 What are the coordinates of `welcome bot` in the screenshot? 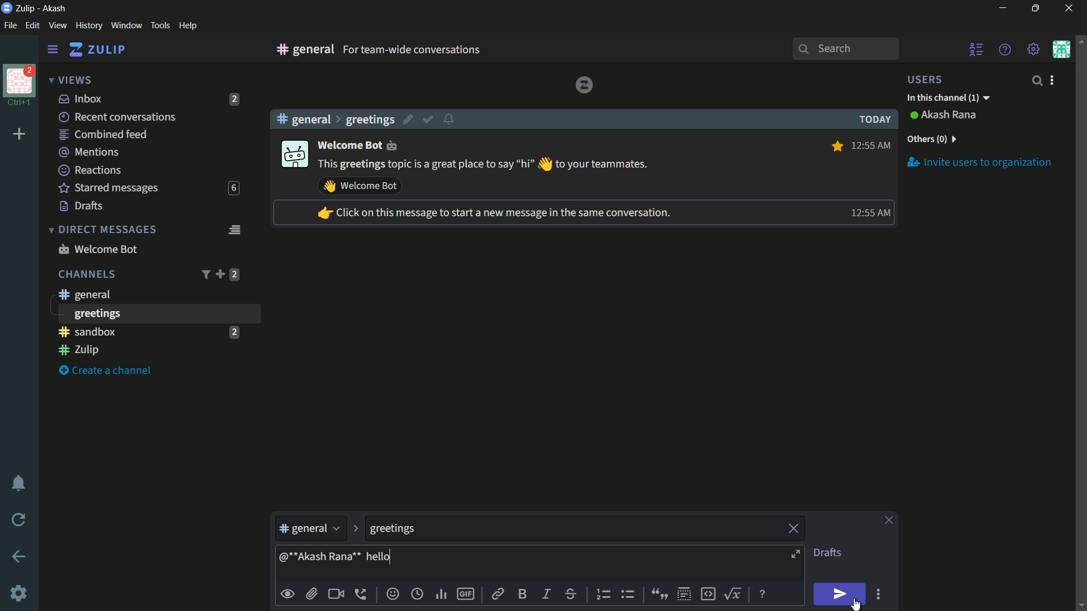 It's located at (97, 249).